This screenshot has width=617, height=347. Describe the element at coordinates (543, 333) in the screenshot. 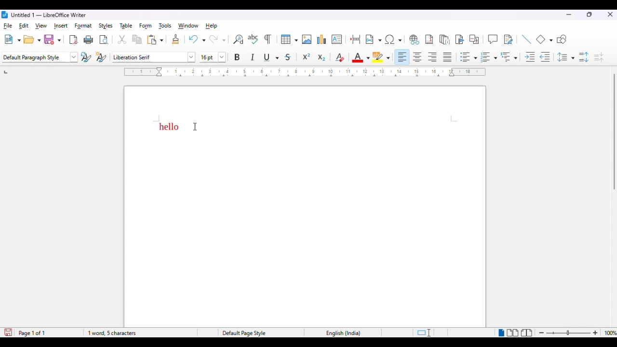

I see `zoom out` at that location.